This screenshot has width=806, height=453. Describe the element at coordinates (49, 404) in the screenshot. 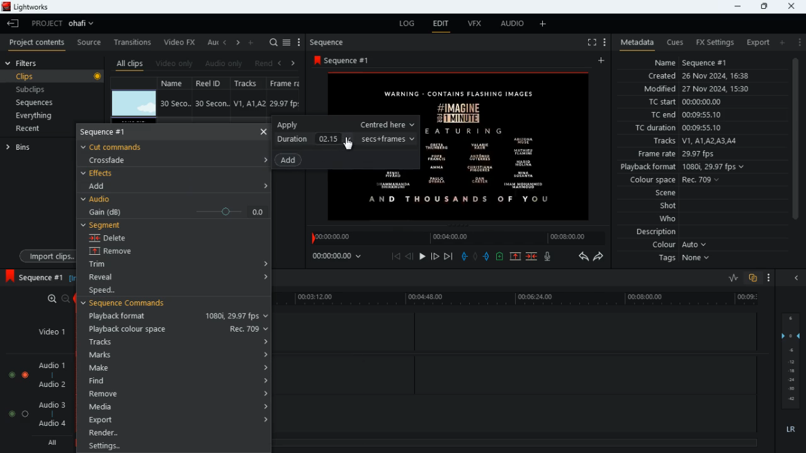

I see `audio 3` at that location.